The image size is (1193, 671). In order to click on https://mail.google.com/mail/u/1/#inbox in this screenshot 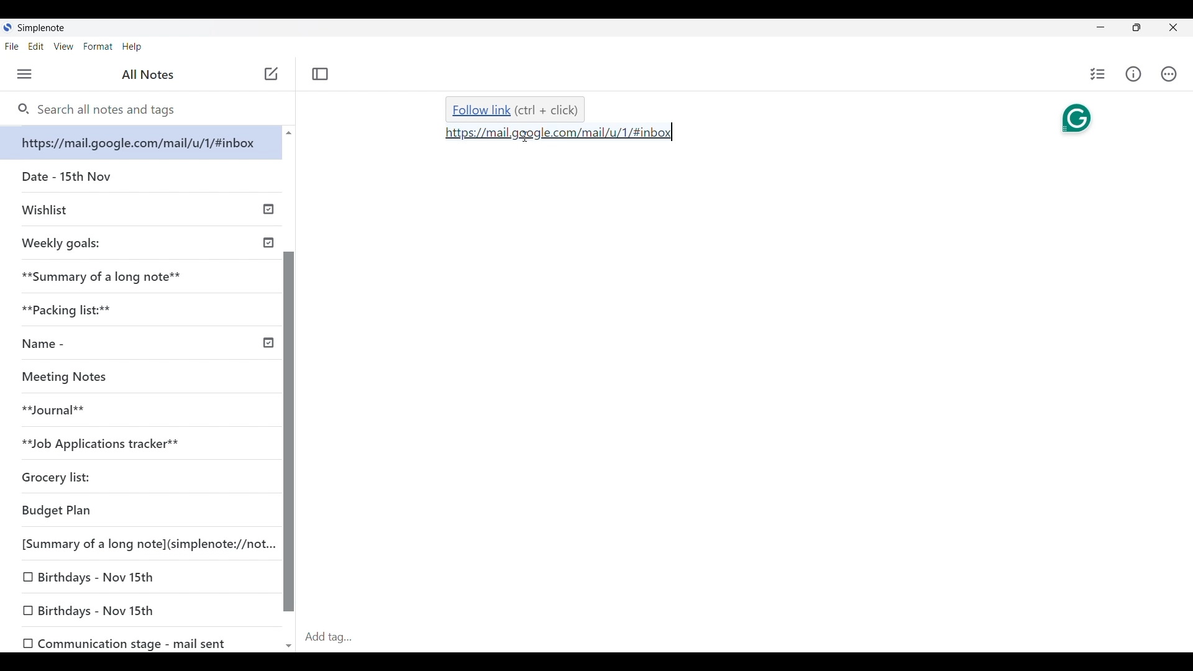, I will do `click(140, 143)`.